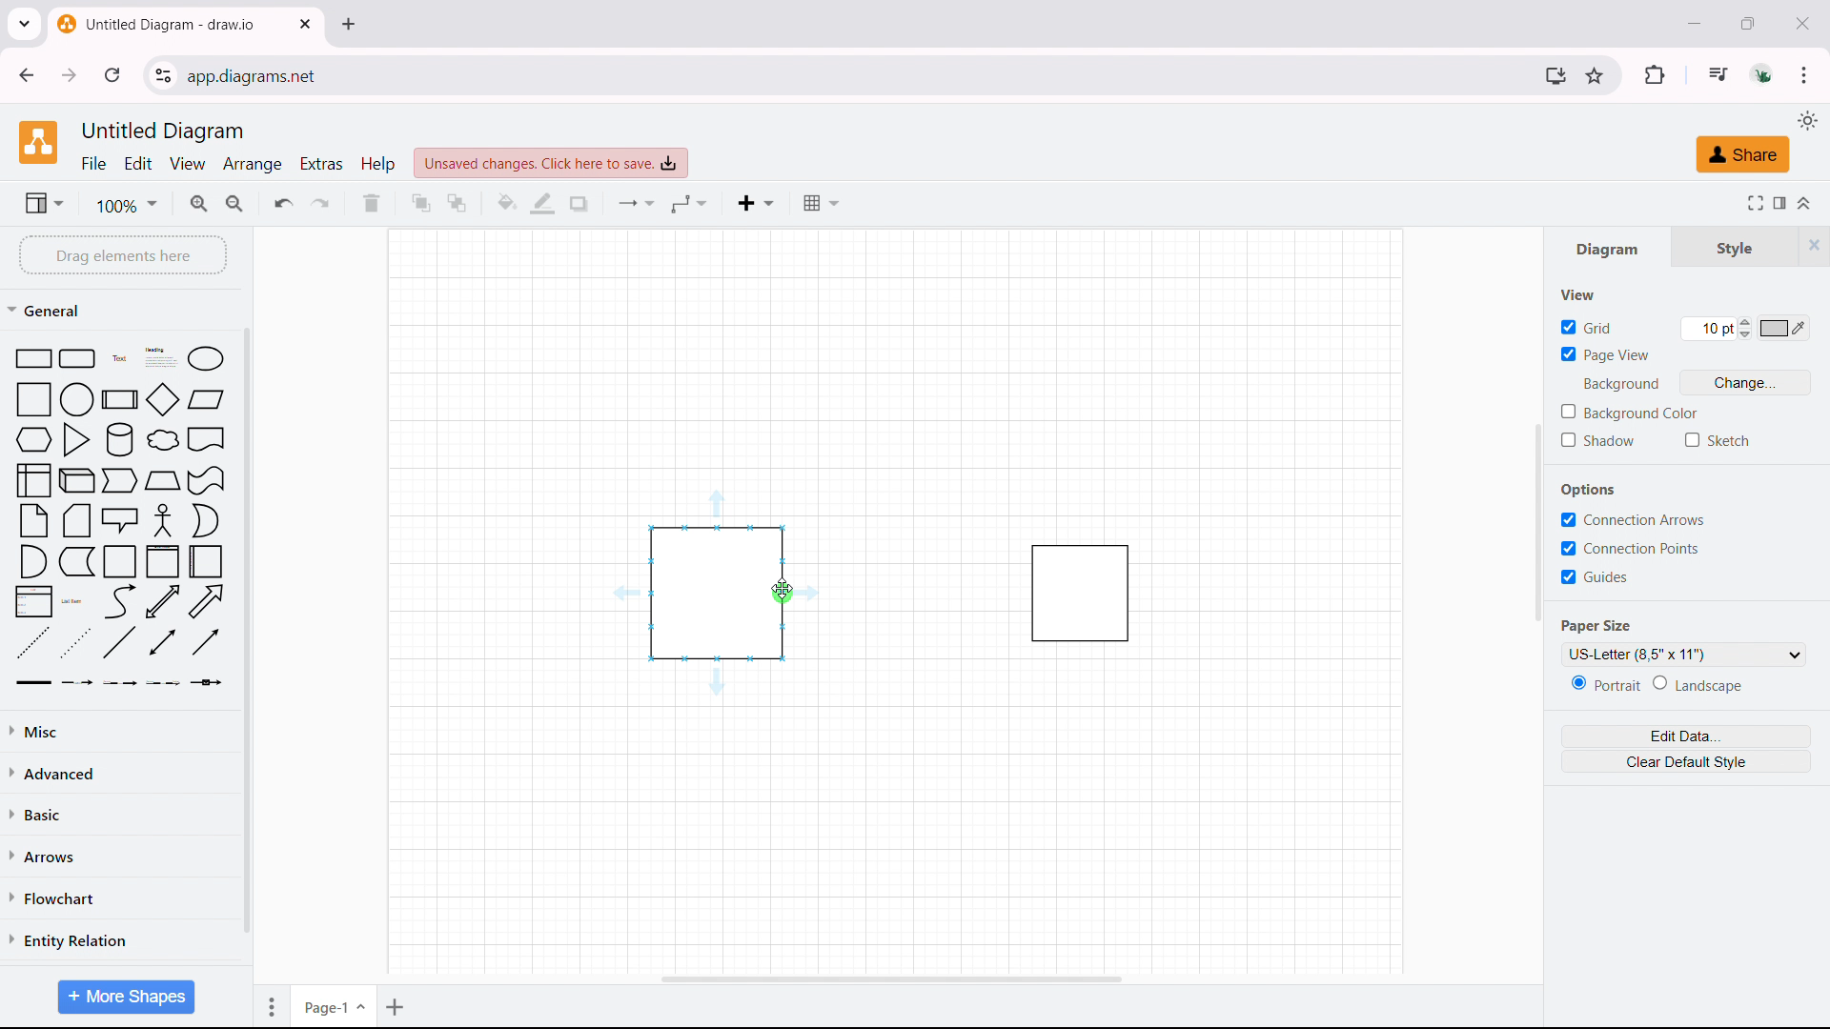 The height and width of the screenshot is (1029, 1830). What do you see at coordinates (38, 142) in the screenshot?
I see `logo` at bounding box center [38, 142].